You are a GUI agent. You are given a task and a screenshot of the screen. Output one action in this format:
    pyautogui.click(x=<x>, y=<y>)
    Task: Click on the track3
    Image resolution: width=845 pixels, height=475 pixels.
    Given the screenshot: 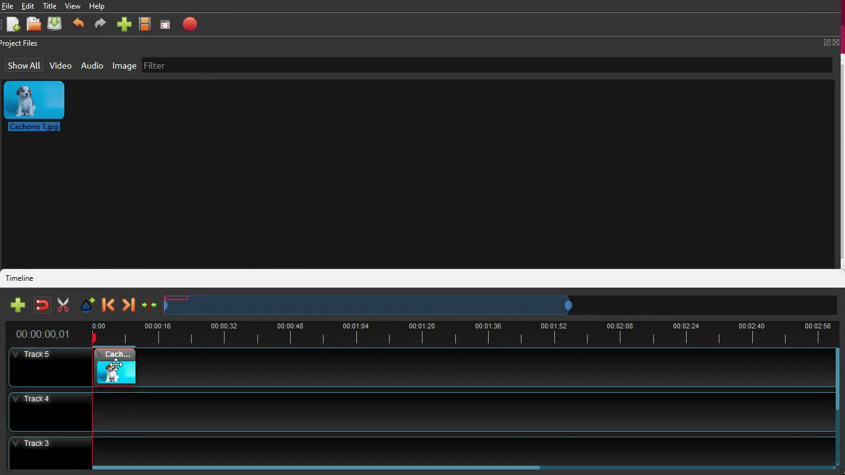 What is the action you would take?
    pyautogui.click(x=419, y=449)
    